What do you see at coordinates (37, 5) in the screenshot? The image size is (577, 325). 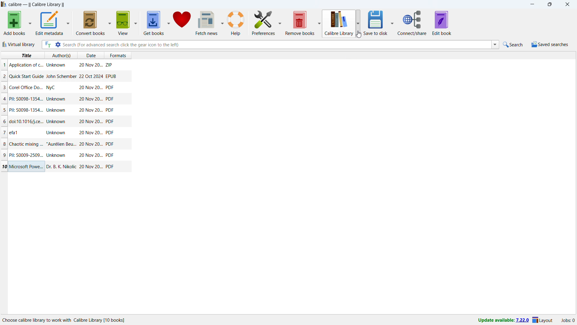 I see `title` at bounding box center [37, 5].